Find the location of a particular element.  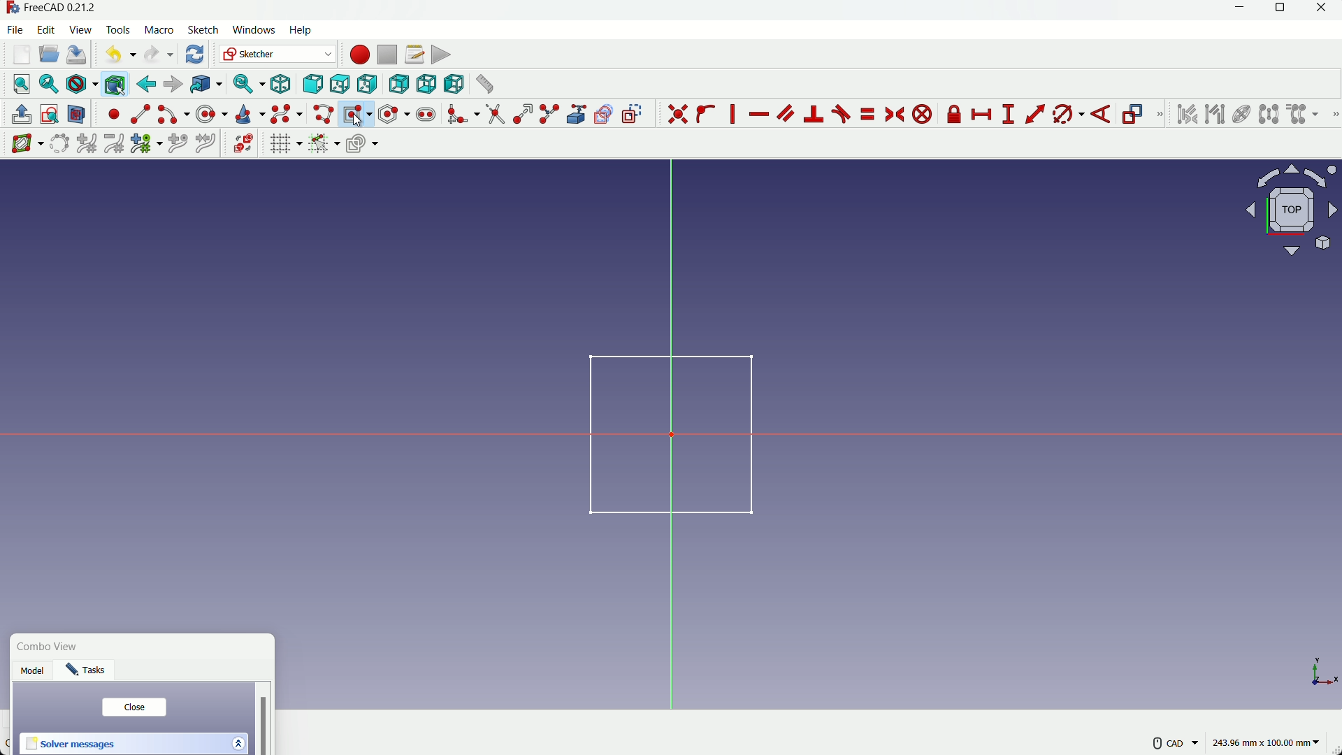

right view is located at coordinates (368, 85).